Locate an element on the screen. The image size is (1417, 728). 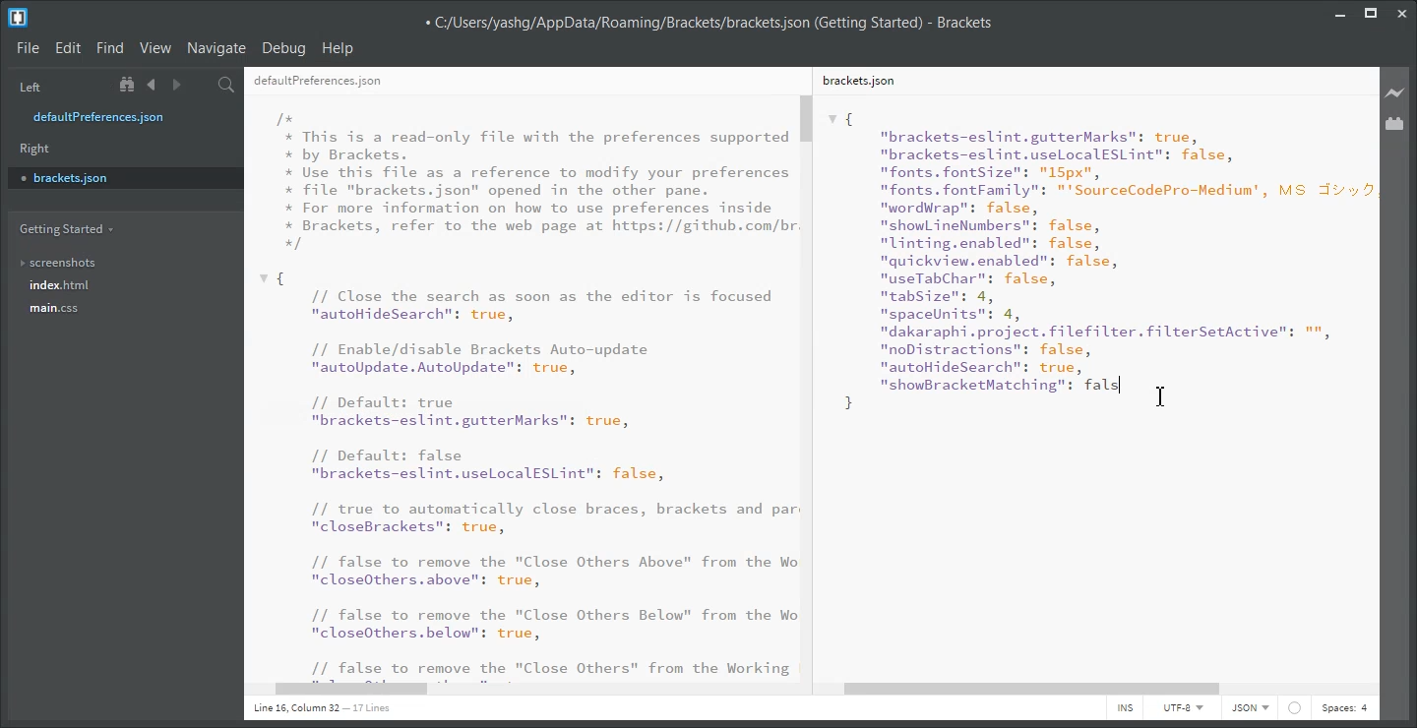
Horizontal Scroll Bar is located at coordinates (530, 691).